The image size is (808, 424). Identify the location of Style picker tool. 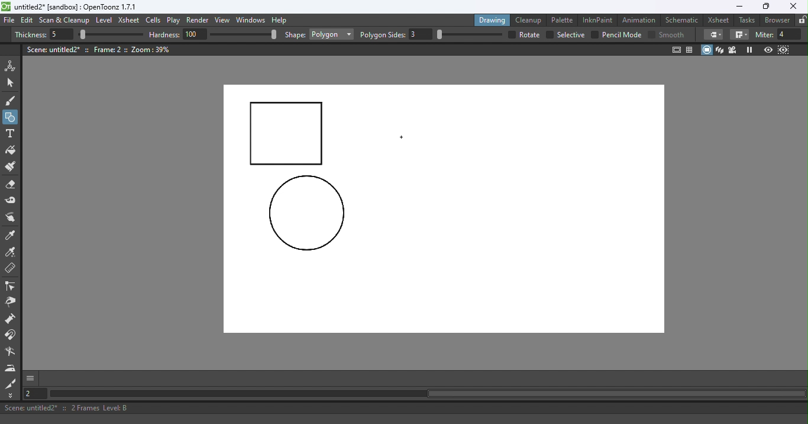
(11, 236).